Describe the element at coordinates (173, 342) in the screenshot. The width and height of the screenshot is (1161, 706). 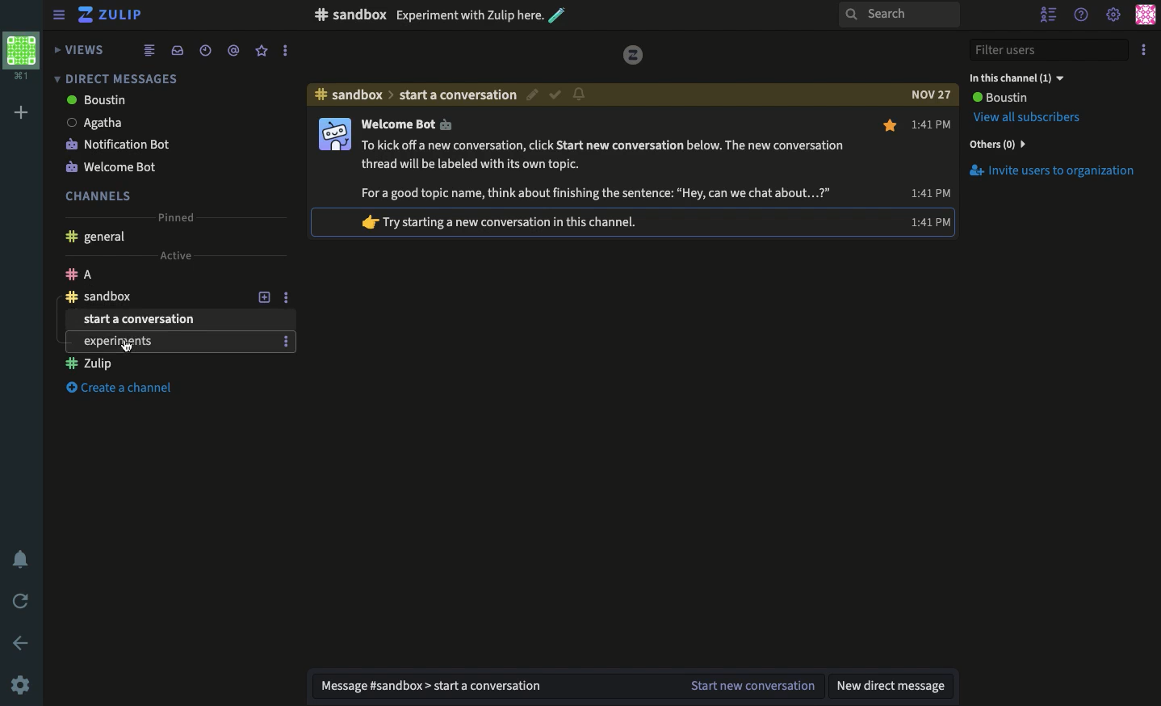
I see `channel zulip` at that location.